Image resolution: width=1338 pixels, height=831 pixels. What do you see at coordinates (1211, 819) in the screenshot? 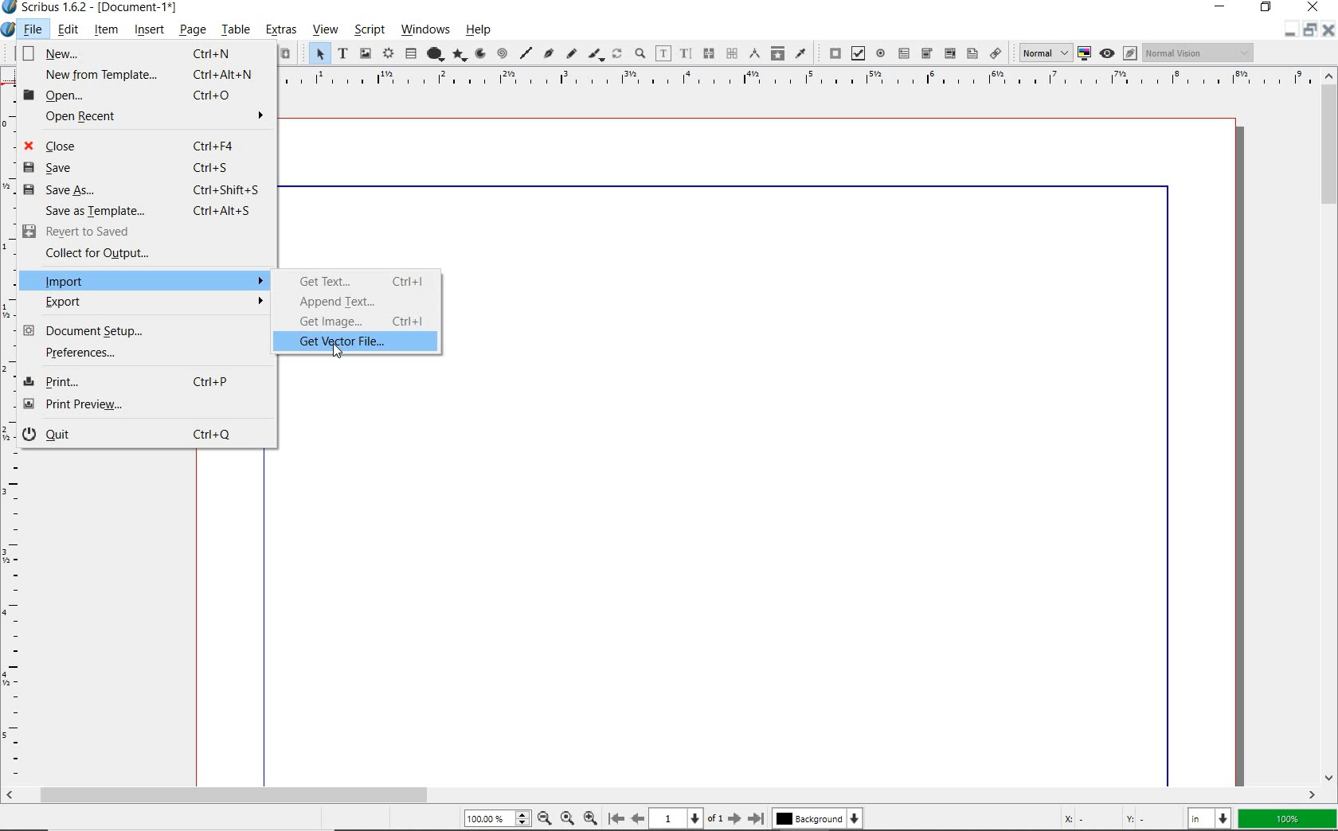
I see `select unit: in` at bounding box center [1211, 819].